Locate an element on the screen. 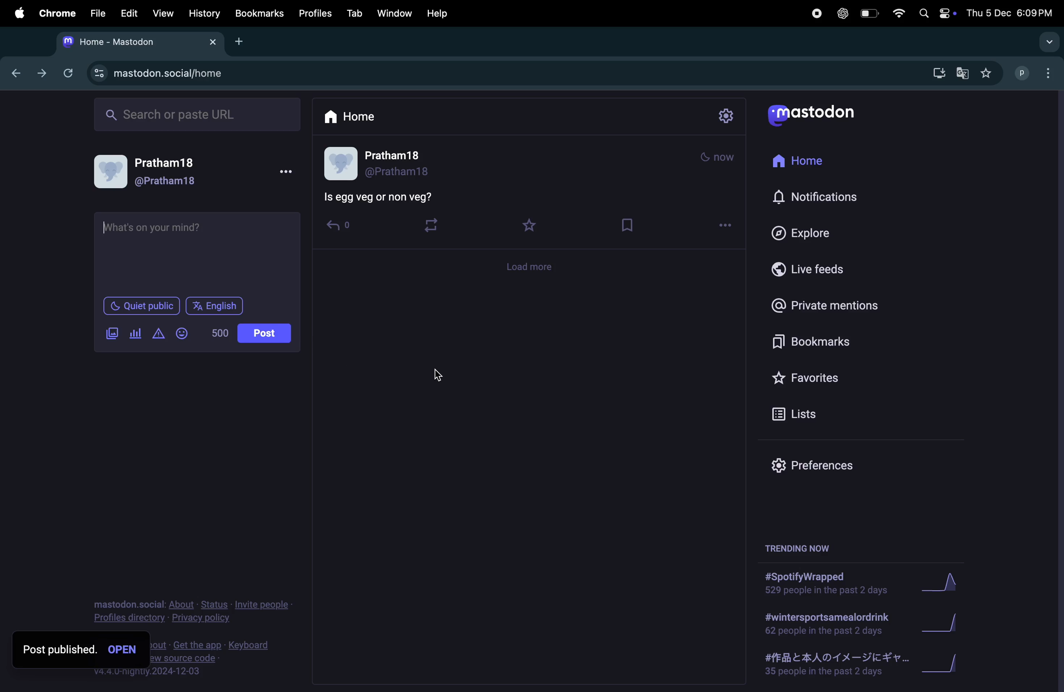  userprofile is located at coordinates (393, 164).